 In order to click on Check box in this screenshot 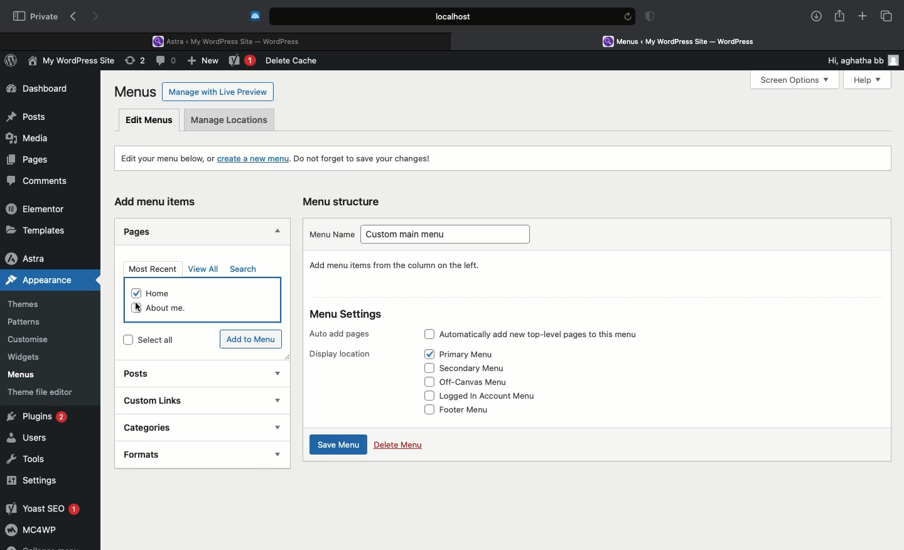, I will do `click(428, 354)`.